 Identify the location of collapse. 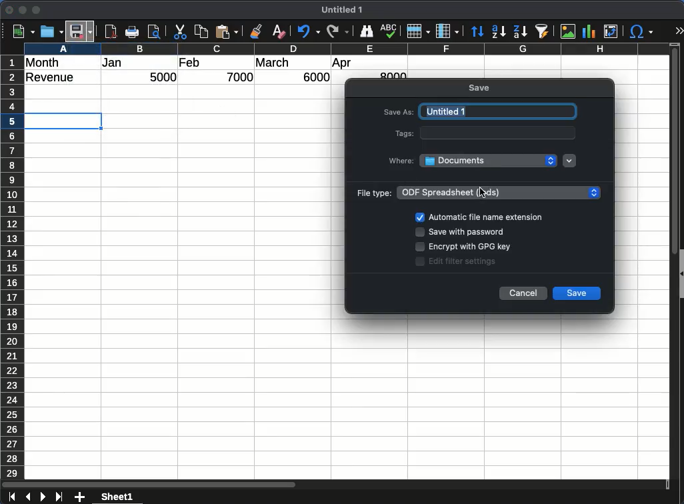
(680, 272).